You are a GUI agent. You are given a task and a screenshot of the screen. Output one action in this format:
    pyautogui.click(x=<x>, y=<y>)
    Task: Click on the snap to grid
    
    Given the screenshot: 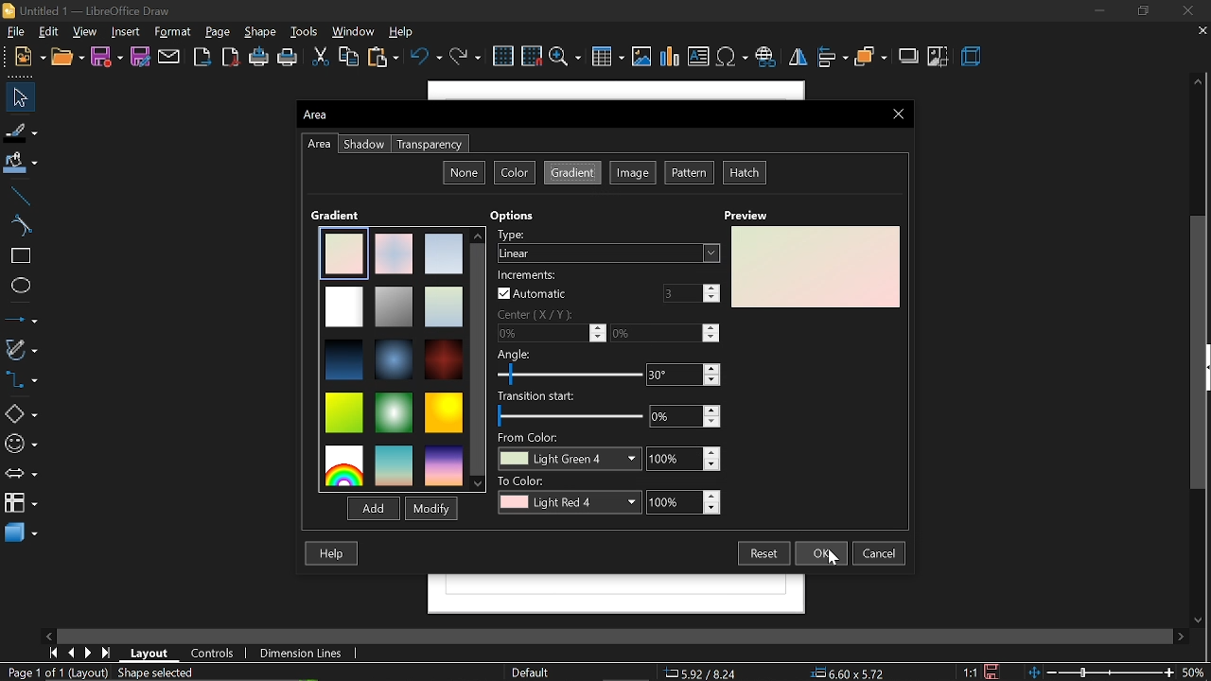 What is the action you would take?
    pyautogui.click(x=532, y=58)
    